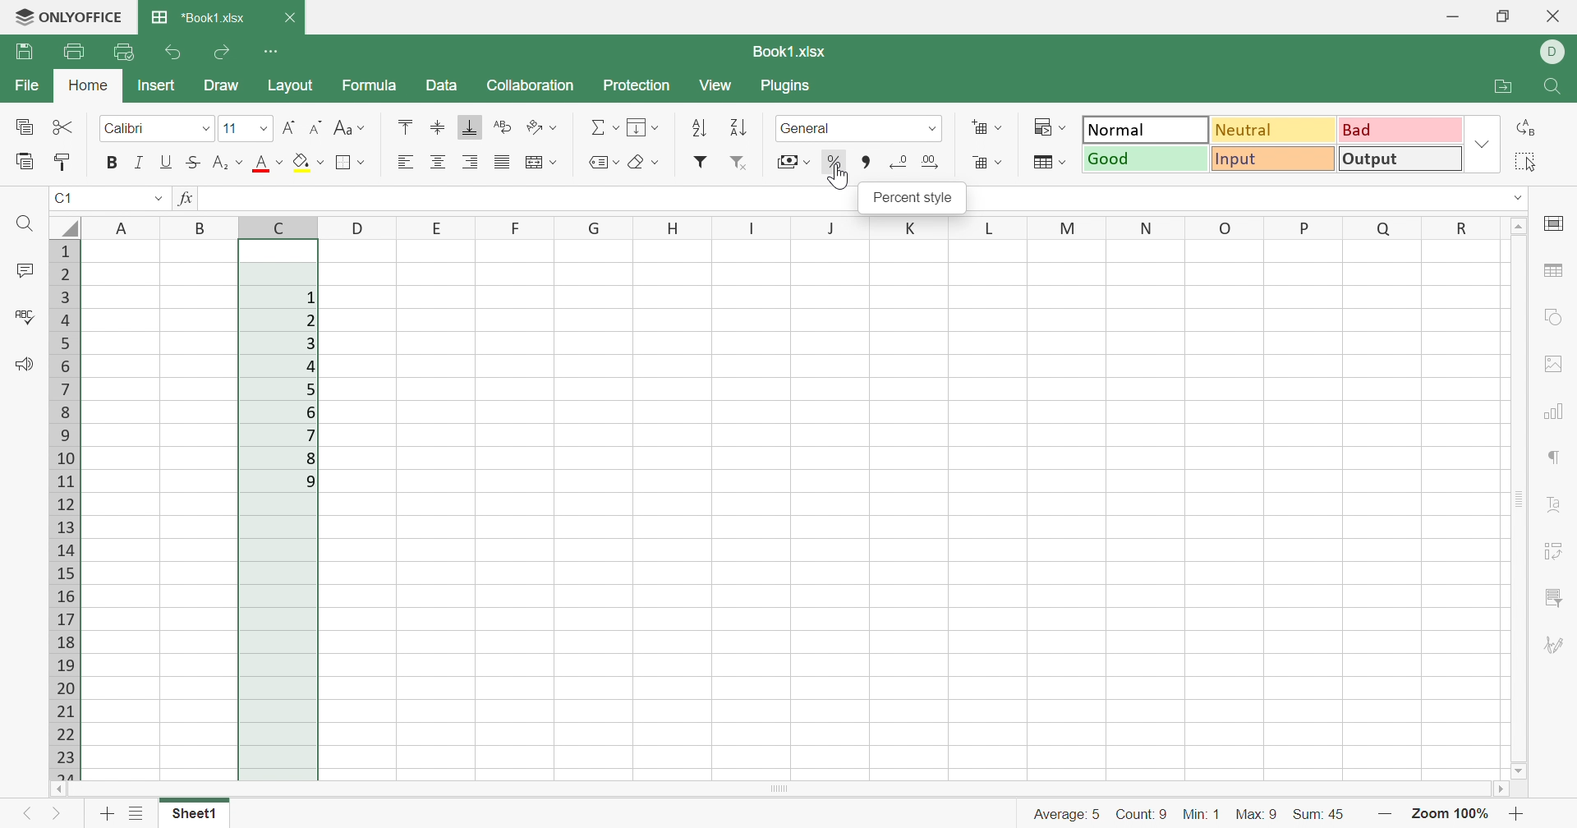 The image size is (1577, 828). I want to click on Find, so click(1556, 88).